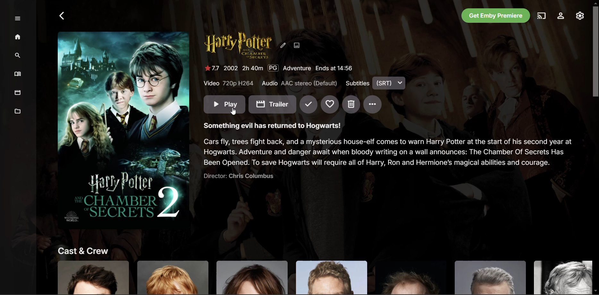 The height and width of the screenshot is (295, 599). I want to click on Movie Title, so click(237, 46).